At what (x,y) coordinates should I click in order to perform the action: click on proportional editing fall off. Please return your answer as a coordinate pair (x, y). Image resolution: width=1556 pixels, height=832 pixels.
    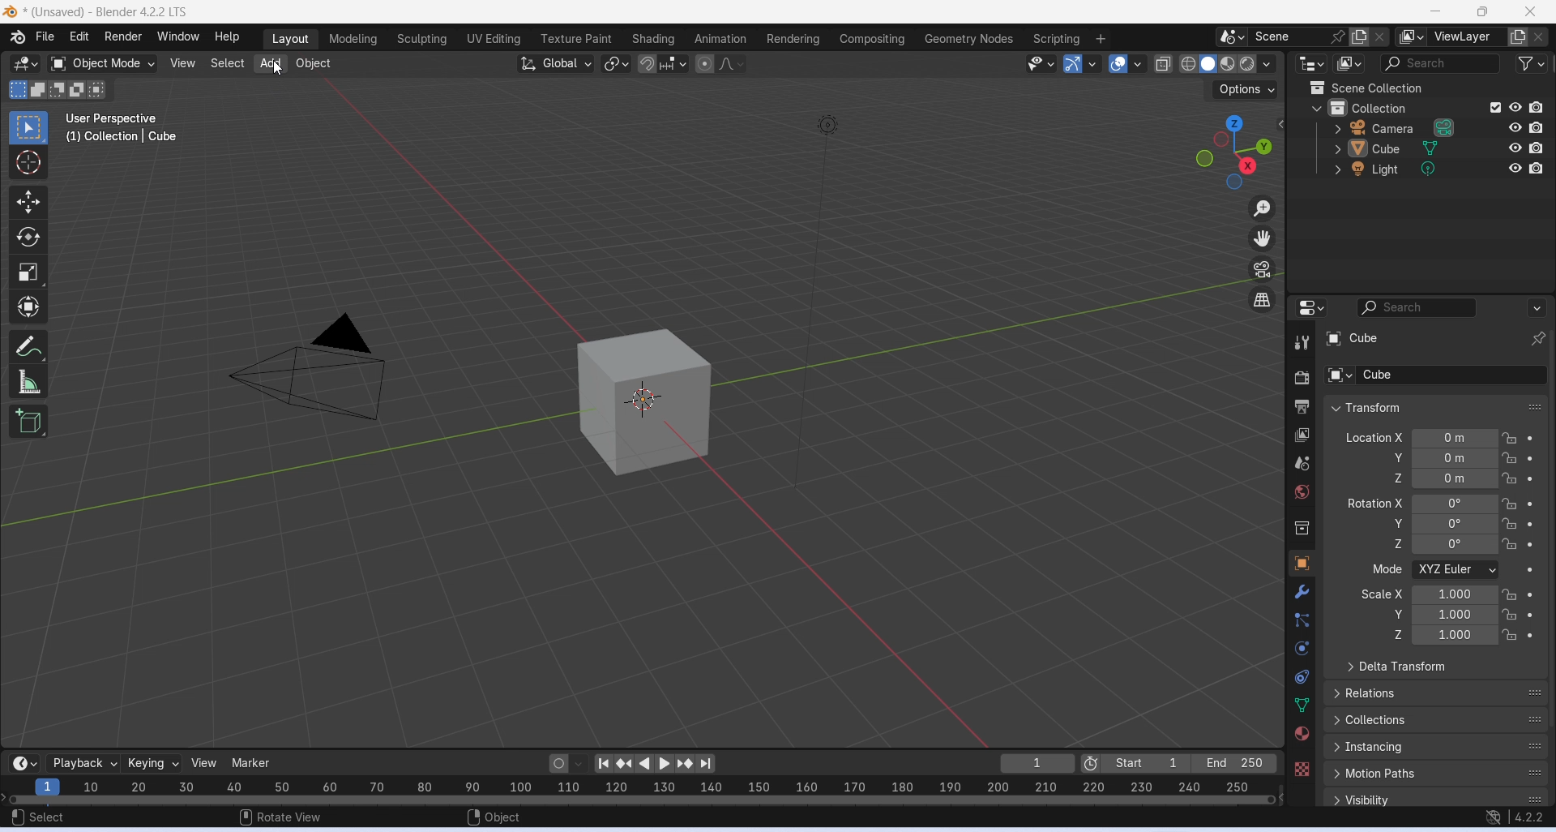
    Looking at the image, I should click on (733, 62).